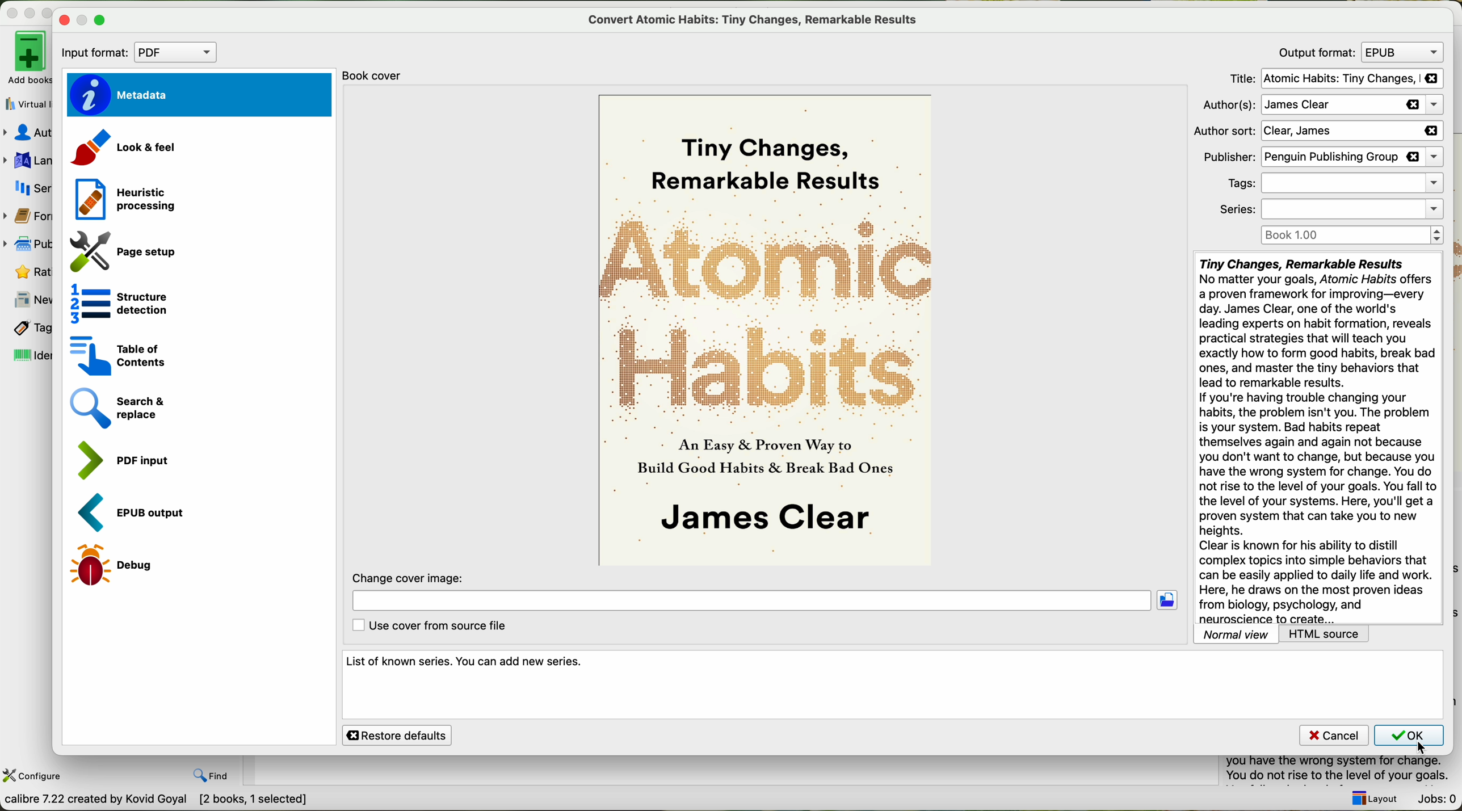 This screenshot has width=1462, height=811. Describe the element at coordinates (10, 11) in the screenshot. I see `close program` at that location.